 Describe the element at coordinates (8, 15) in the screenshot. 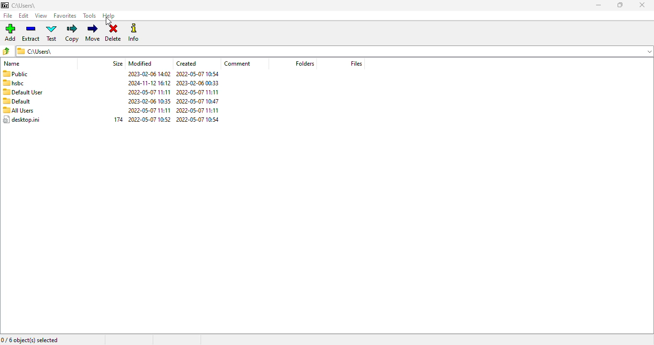

I see `file` at that location.